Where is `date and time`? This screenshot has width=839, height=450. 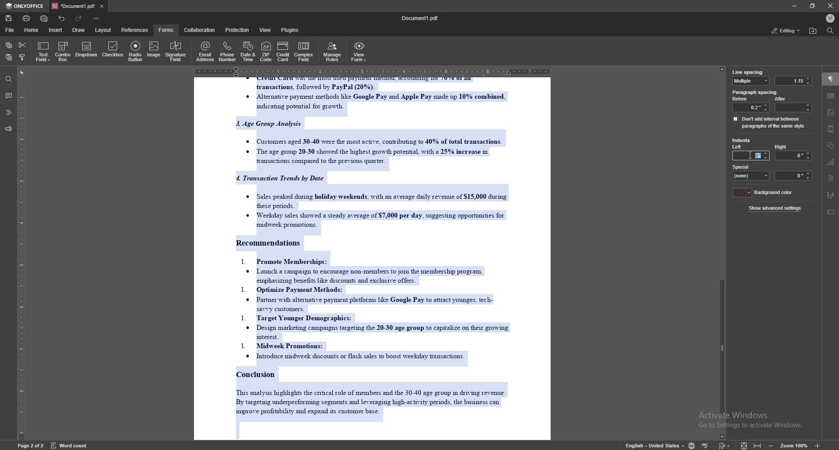
date and time is located at coordinates (248, 52).